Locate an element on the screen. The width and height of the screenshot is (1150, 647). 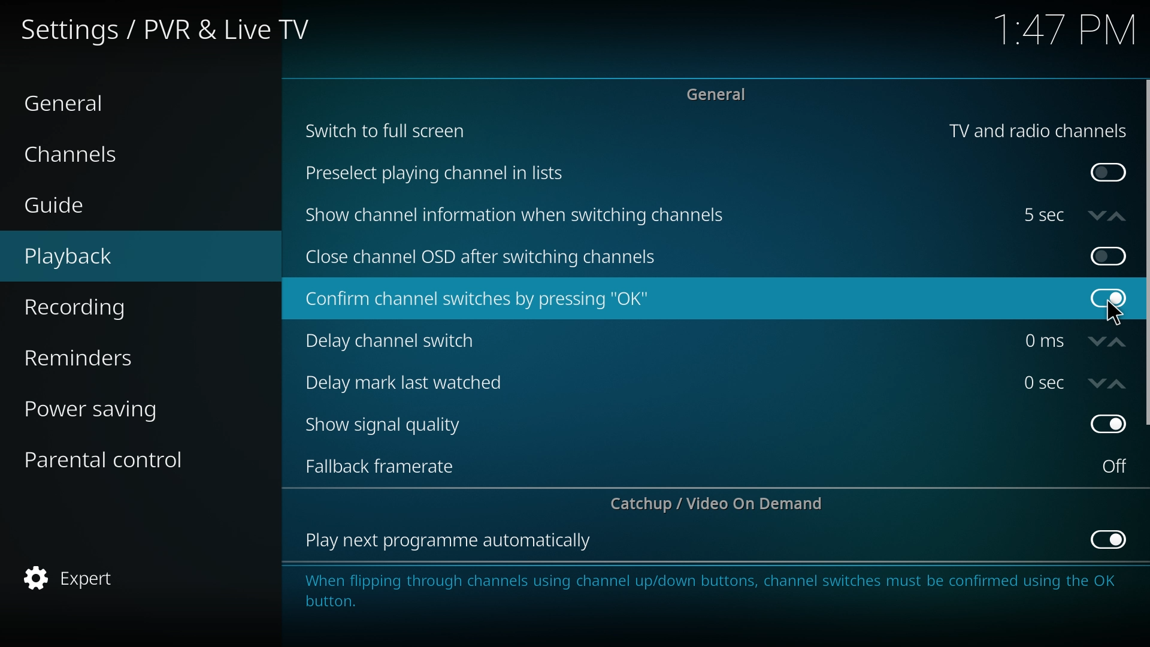
settings/pvr and live tv is located at coordinates (175, 28).